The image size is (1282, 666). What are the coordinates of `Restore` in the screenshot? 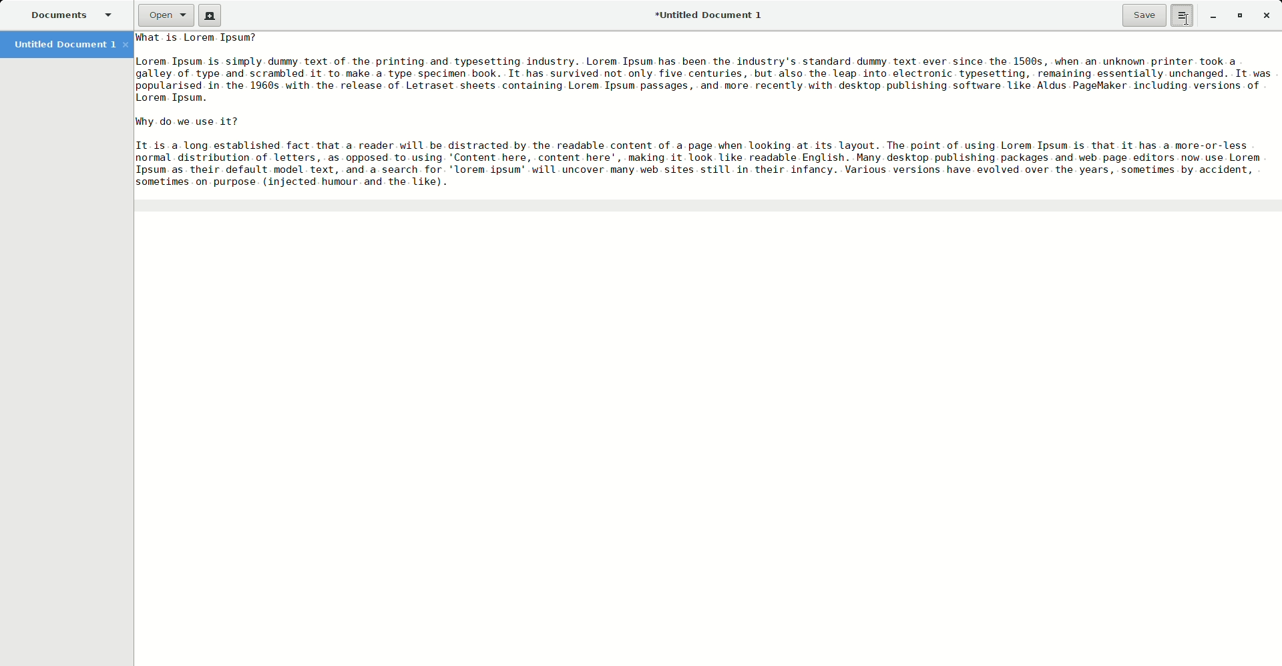 It's located at (1237, 16).